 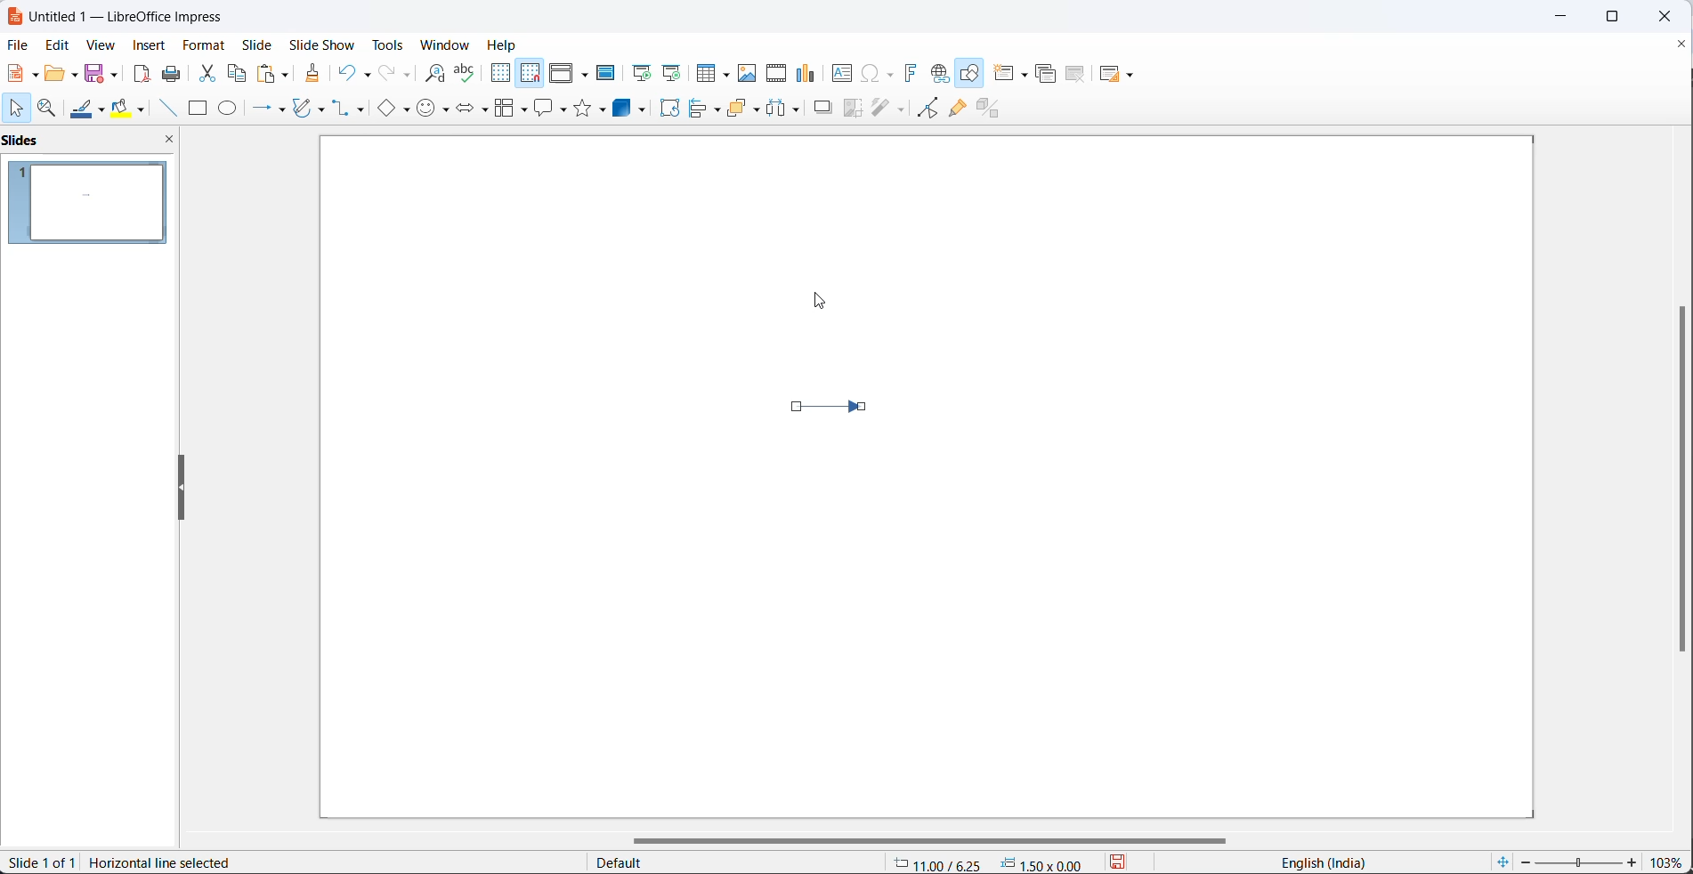 I want to click on side pane, so click(x=93, y=142).